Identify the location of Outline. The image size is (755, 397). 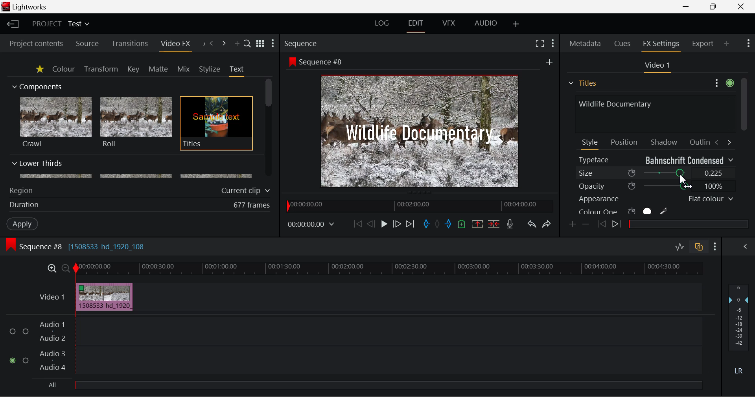
(698, 141).